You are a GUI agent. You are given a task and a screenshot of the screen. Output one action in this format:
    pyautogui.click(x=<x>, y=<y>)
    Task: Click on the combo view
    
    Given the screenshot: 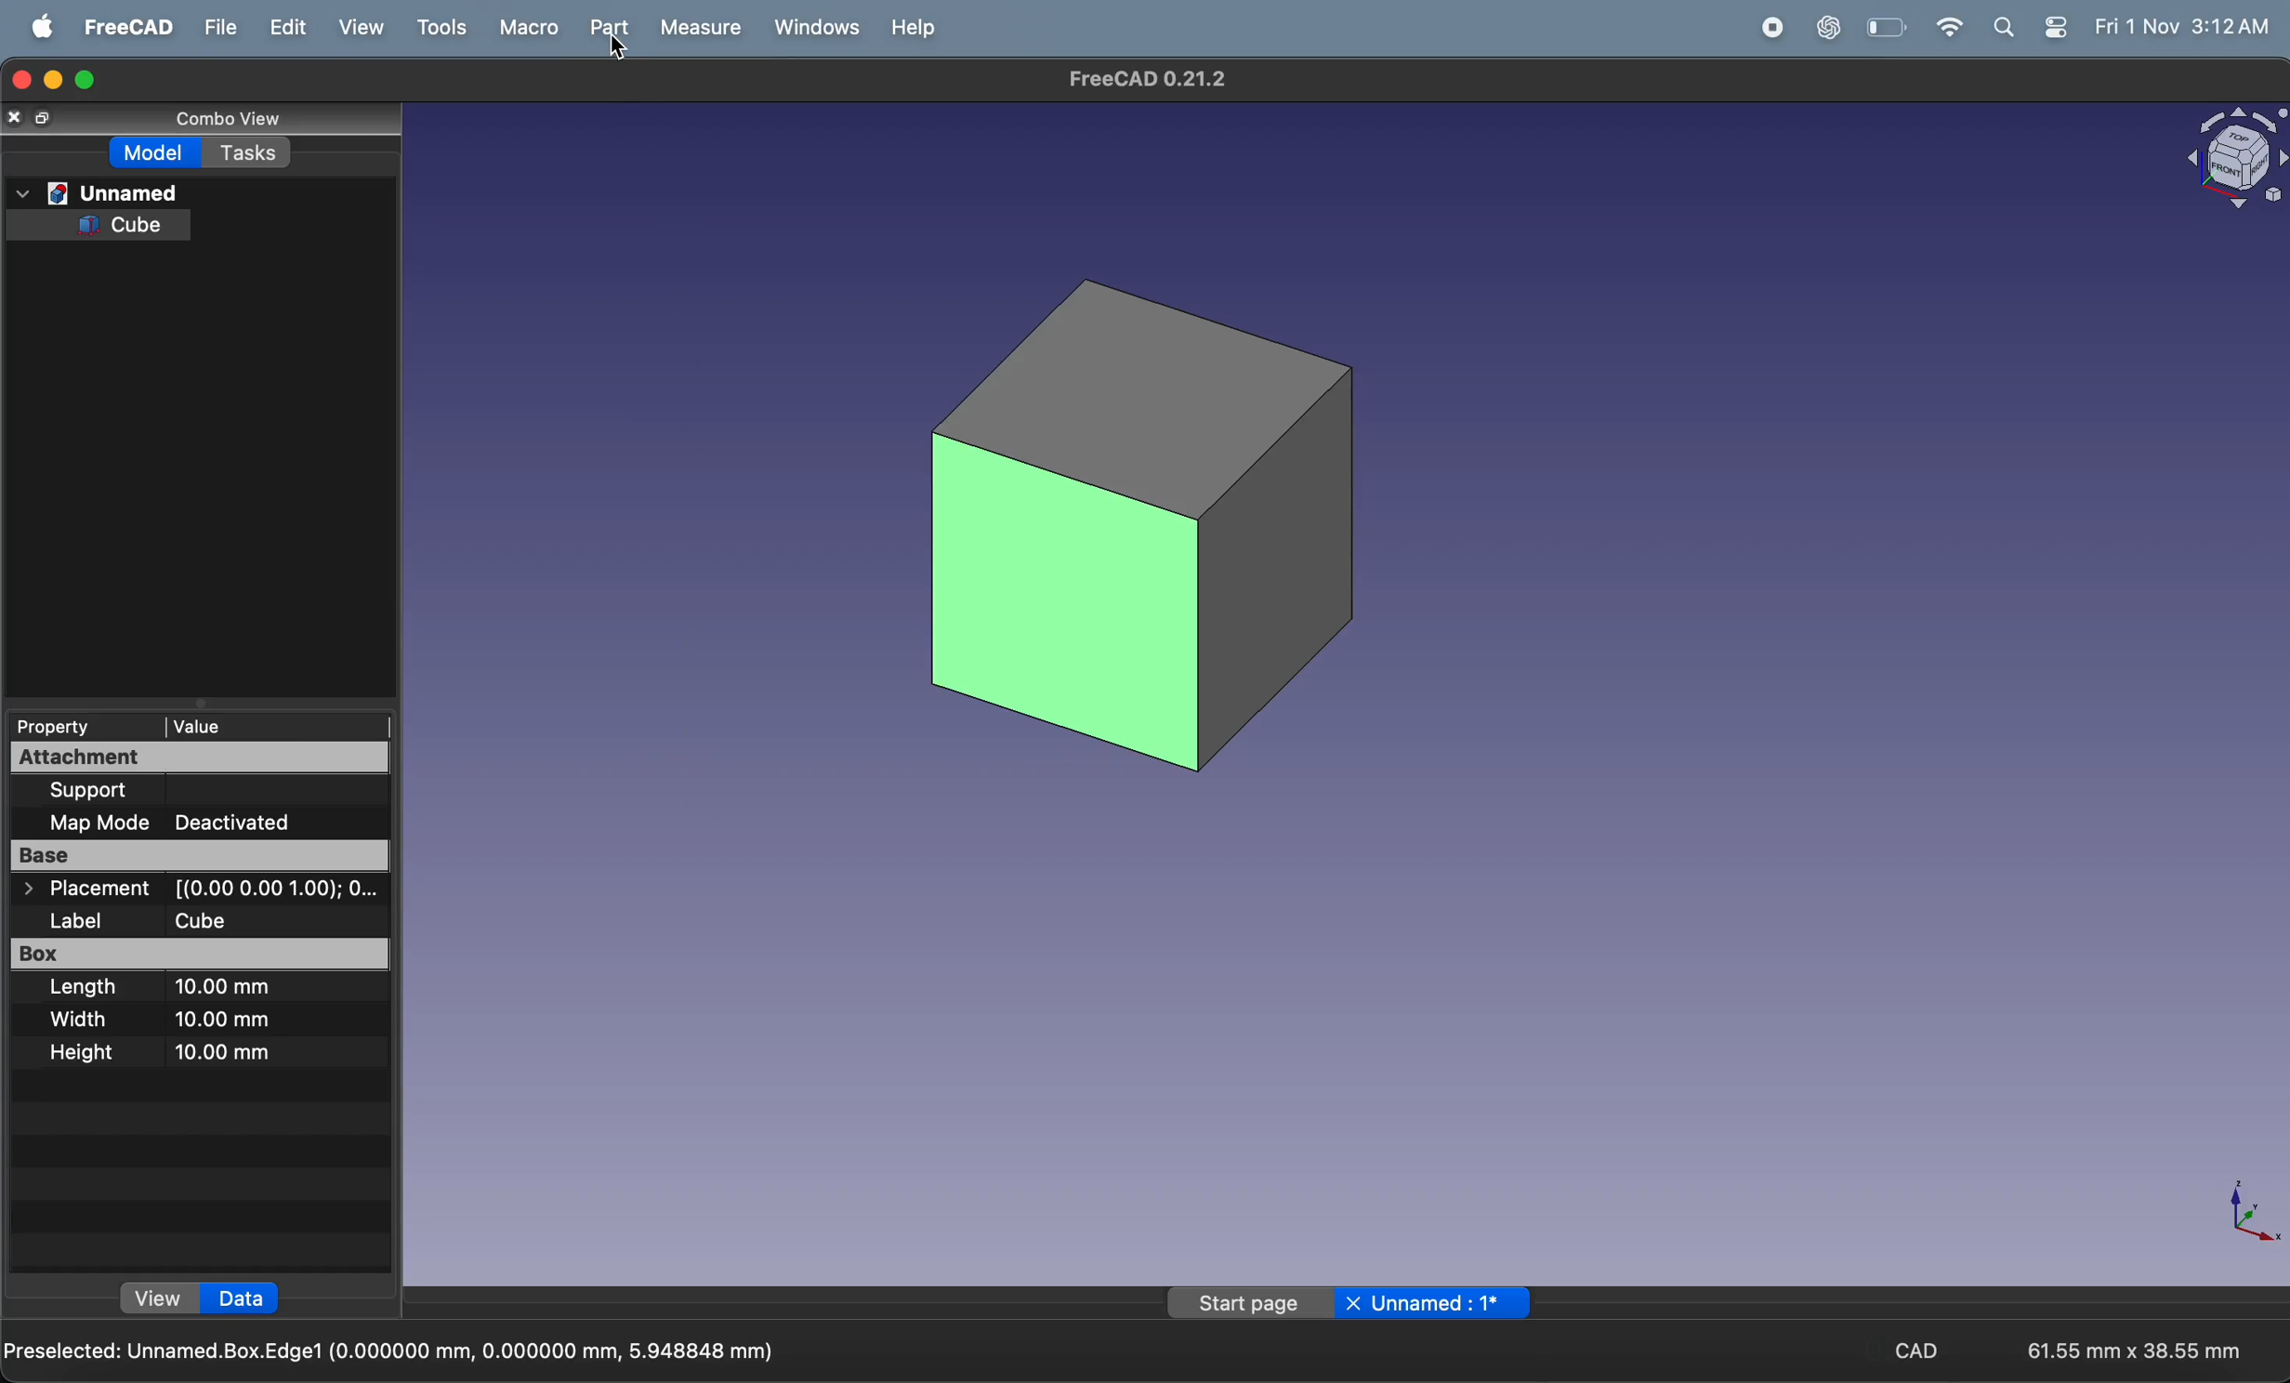 What is the action you would take?
    pyautogui.click(x=230, y=121)
    